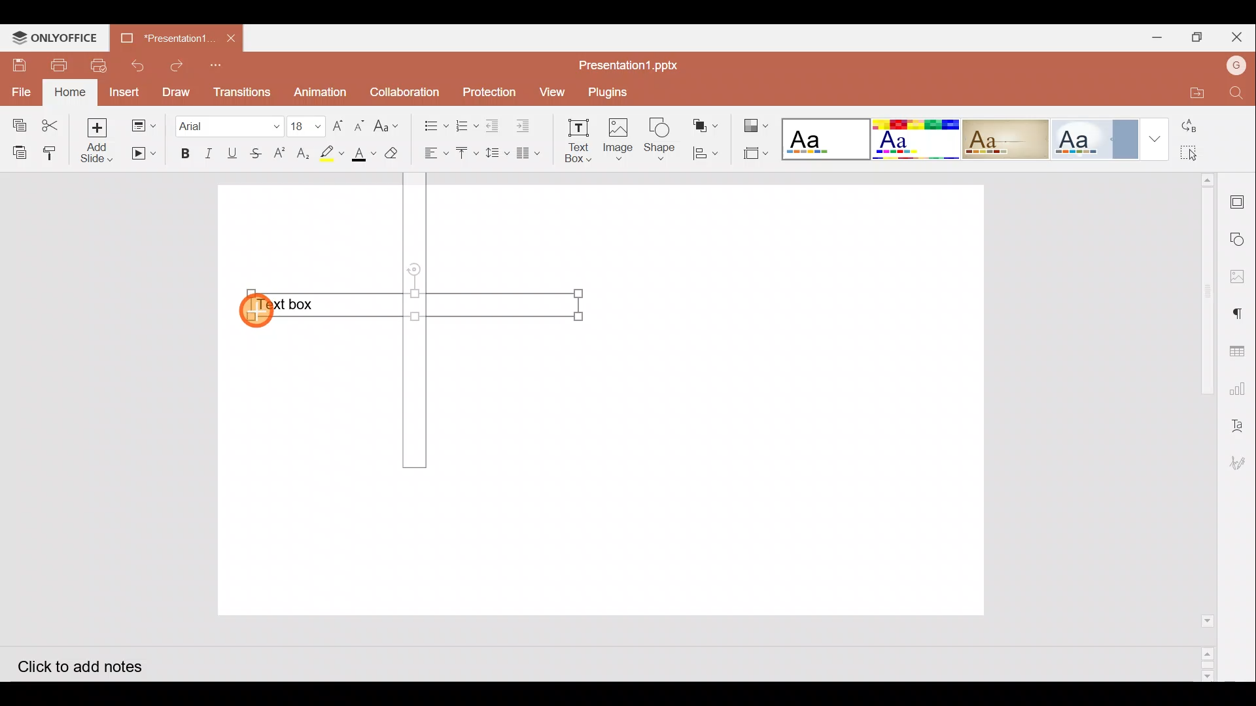 Image resolution: width=1256 pixels, height=706 pixels. Describe the element at coordinates (220, 65) in the screenshot. I see `Customize quick access` at that location.